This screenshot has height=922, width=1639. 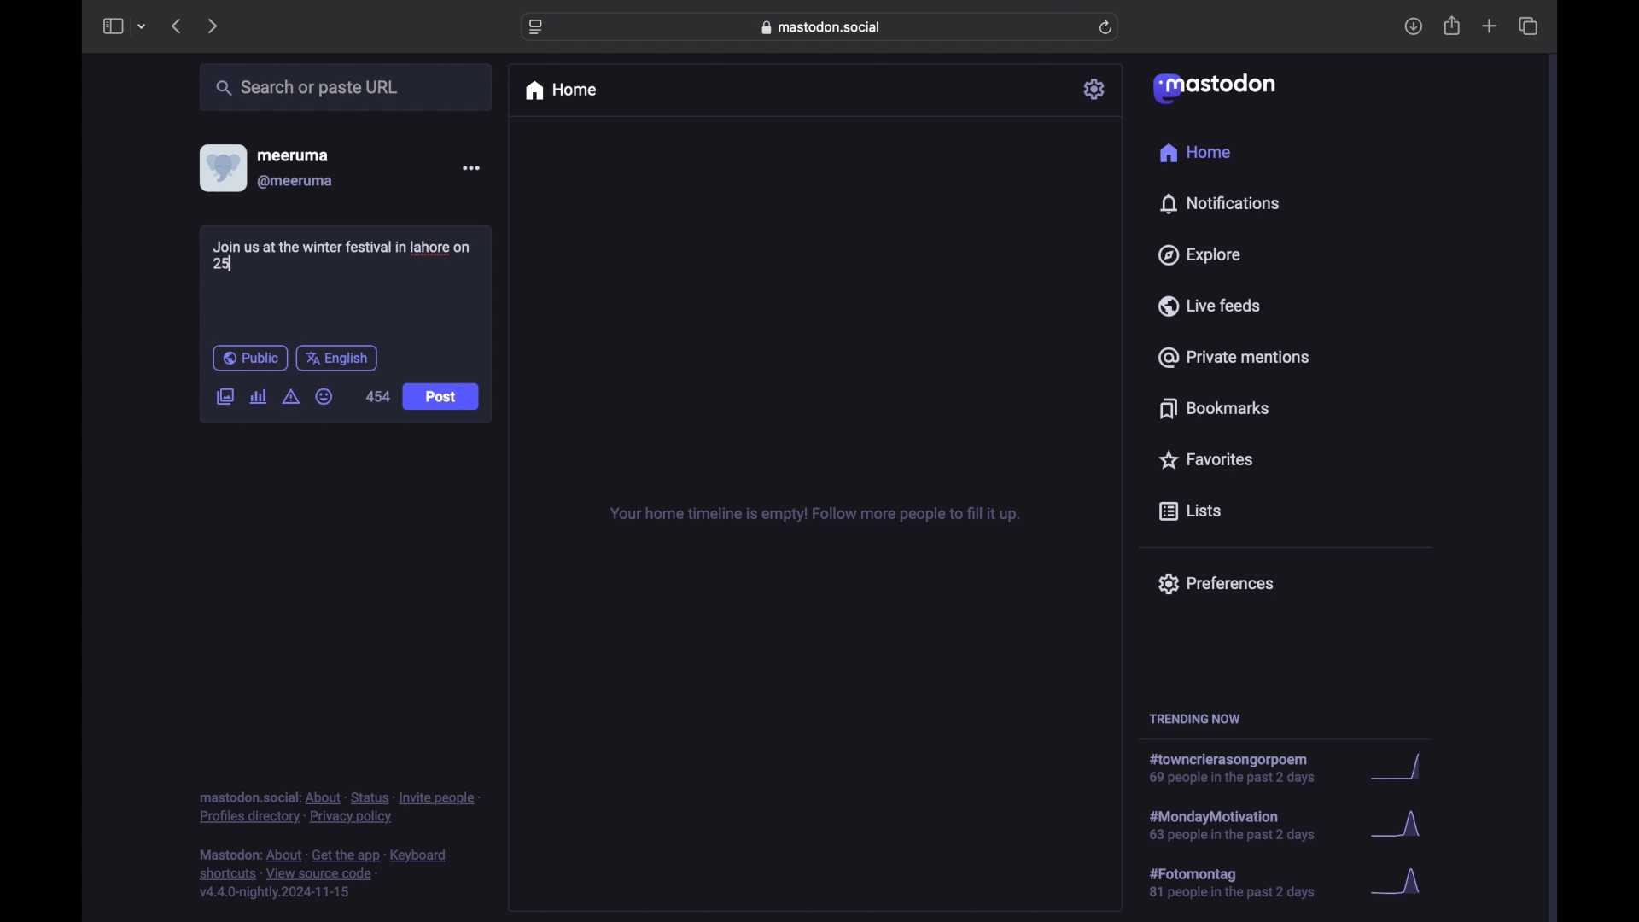 I want to click on download, so click(x=1414, y=27).